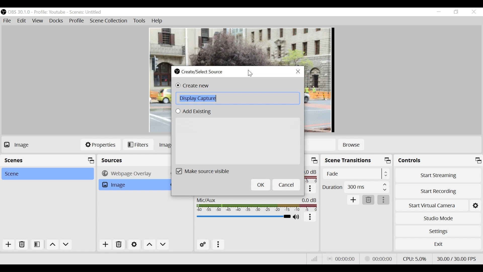 The image size is (483, 272). What do you see at coordinates (298, 71) in the screenshot?
I see `Close` at bounding box center [298, 71].